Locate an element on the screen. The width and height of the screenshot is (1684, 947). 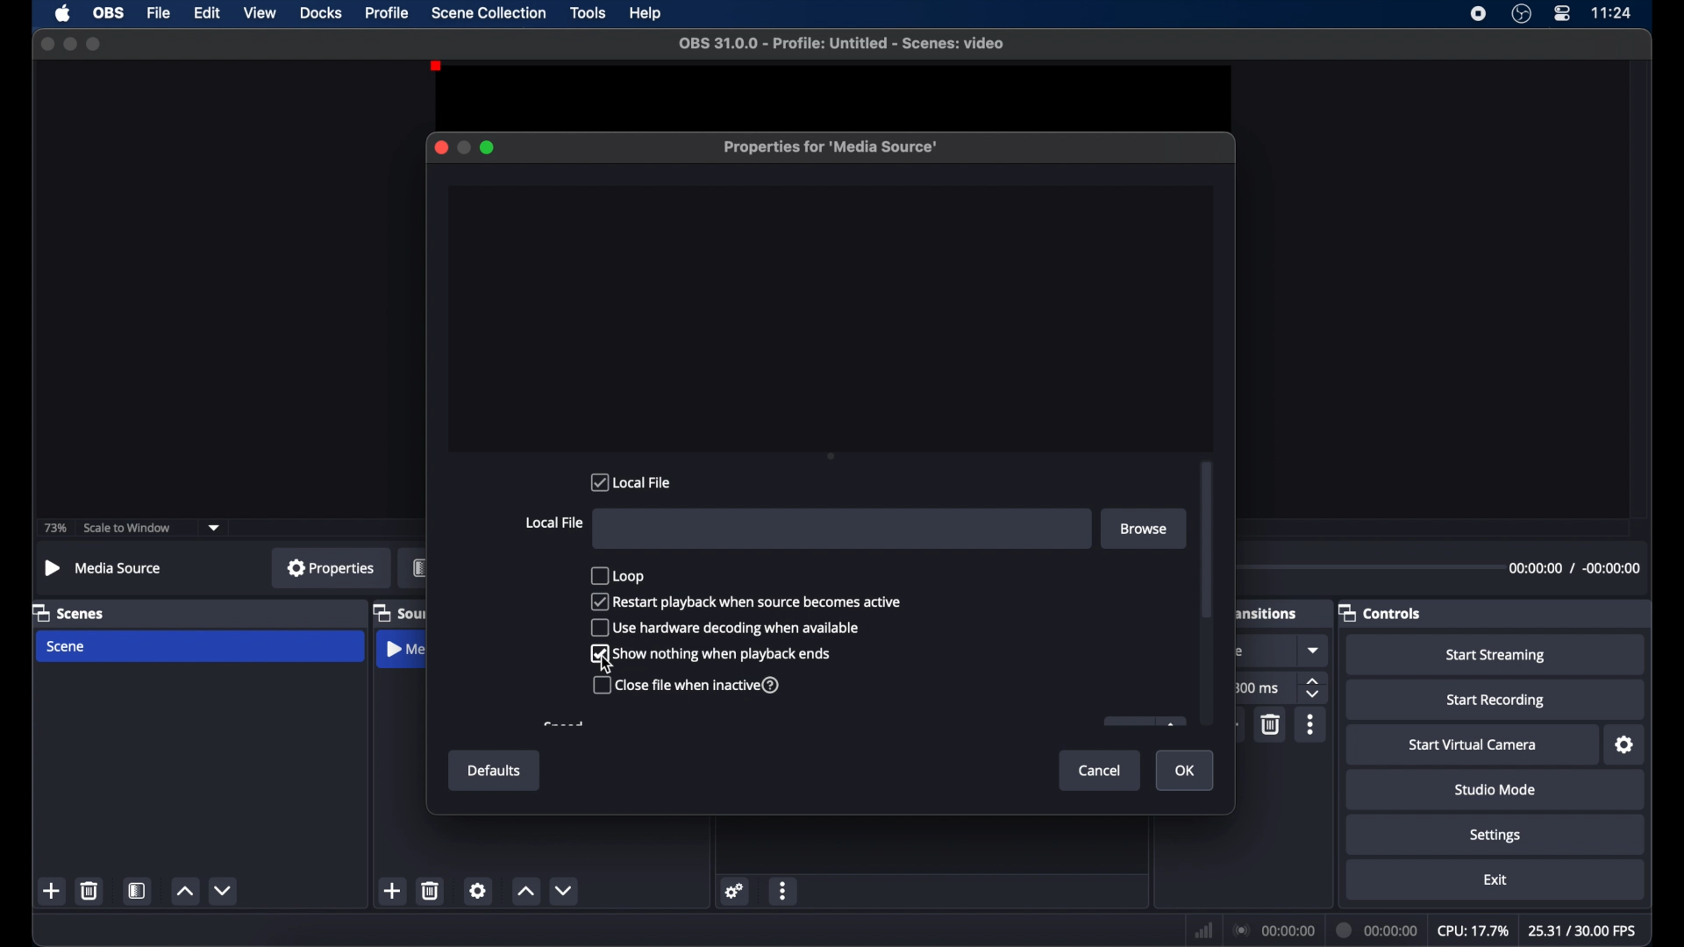
control center is located at coordinates (1561, 14).